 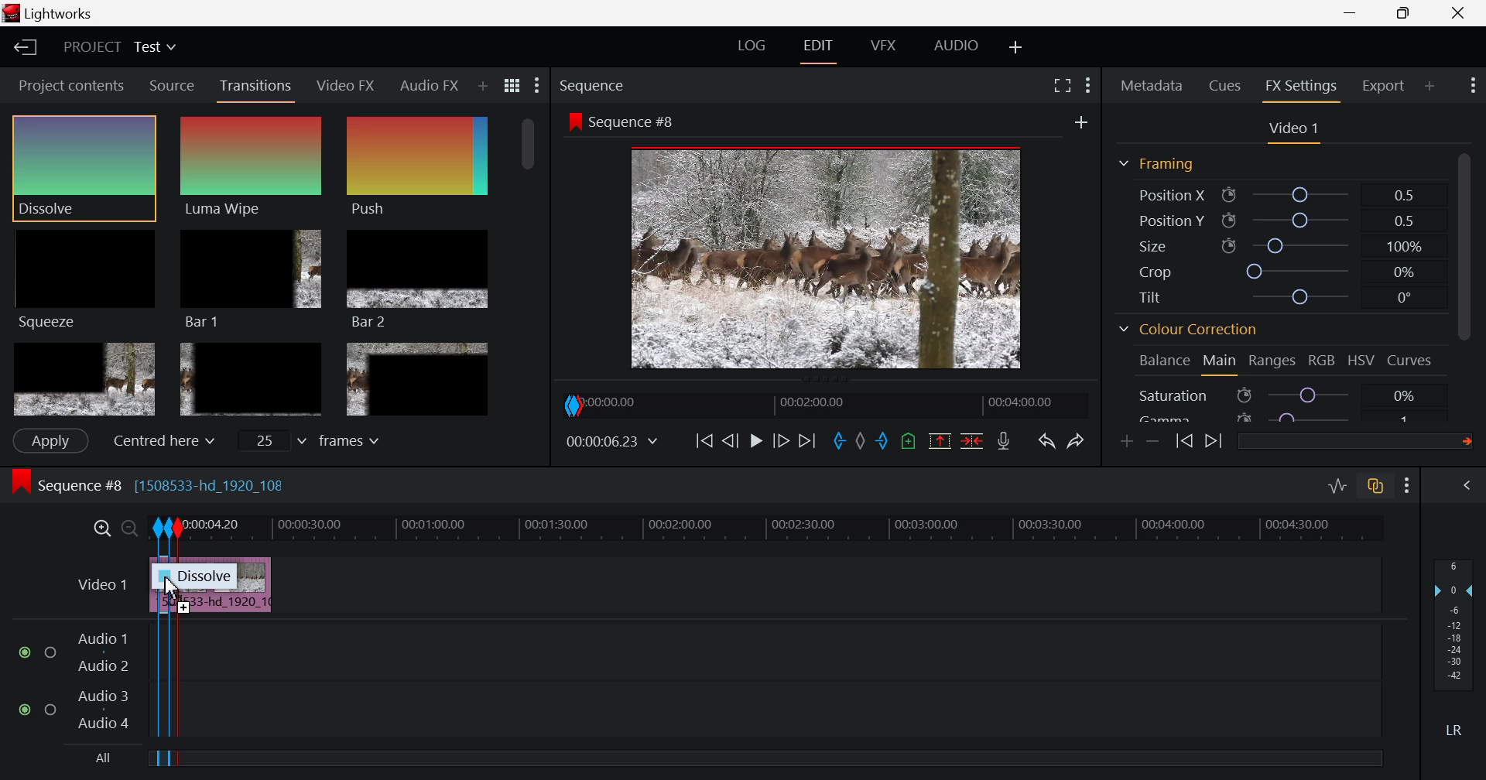 I want to click on Remove all cues, so click(x=906, y=440).